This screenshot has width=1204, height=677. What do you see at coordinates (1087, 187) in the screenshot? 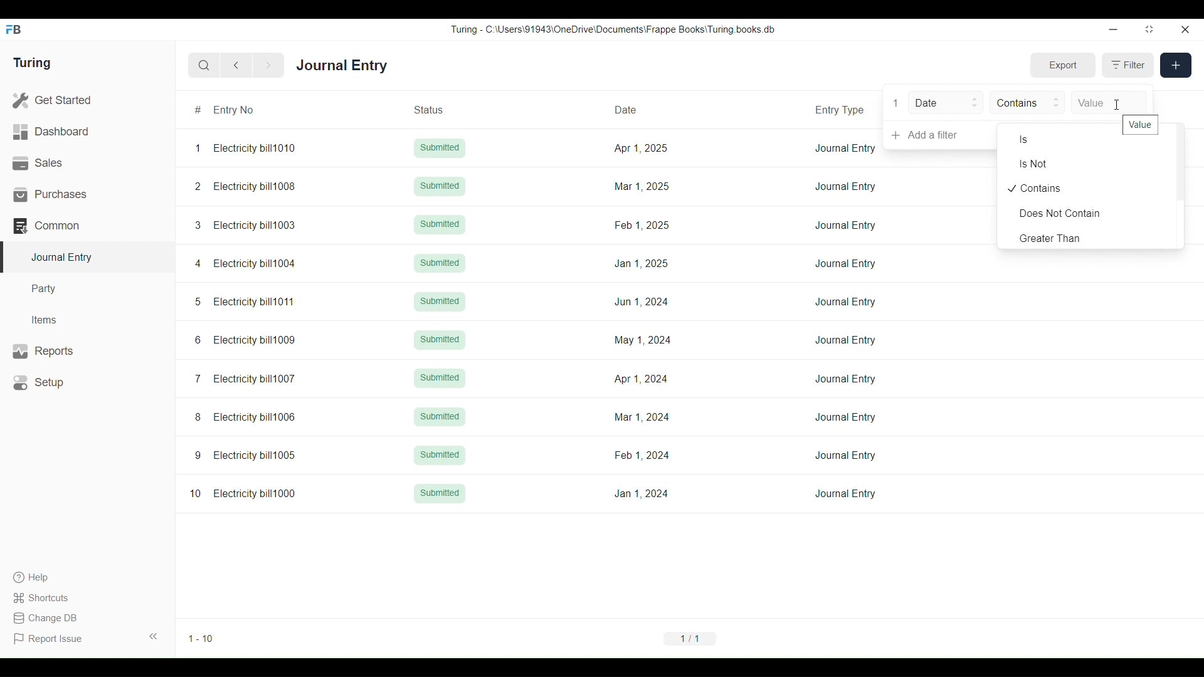
I see `Contains` at bounding box center [1087, 187].